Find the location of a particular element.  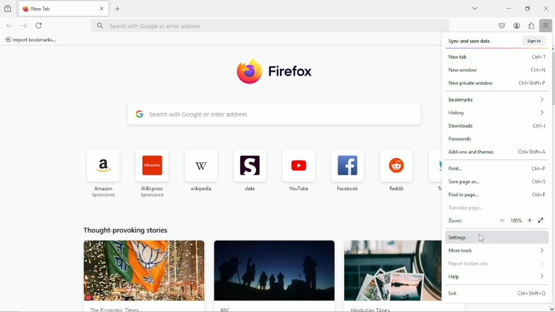

slate is located at coordinates (249, 162).